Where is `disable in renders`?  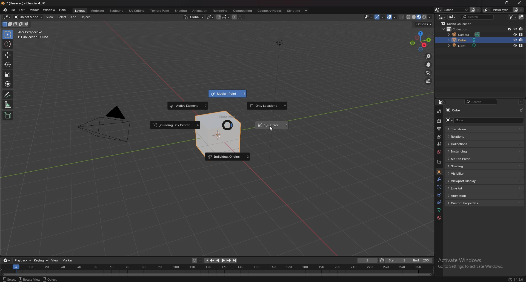
disable in renders is located at coordinates (521, 45).